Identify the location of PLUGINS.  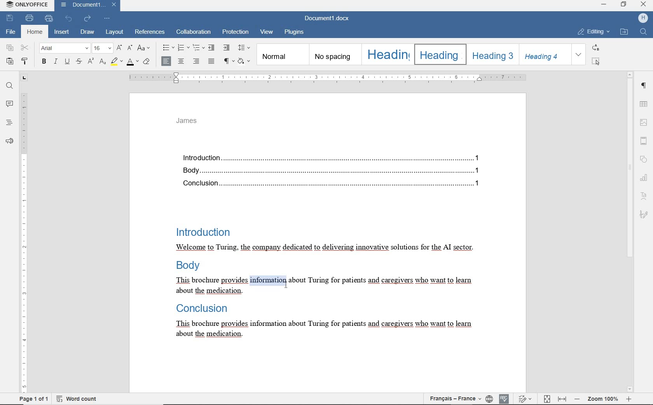
(297, 33).